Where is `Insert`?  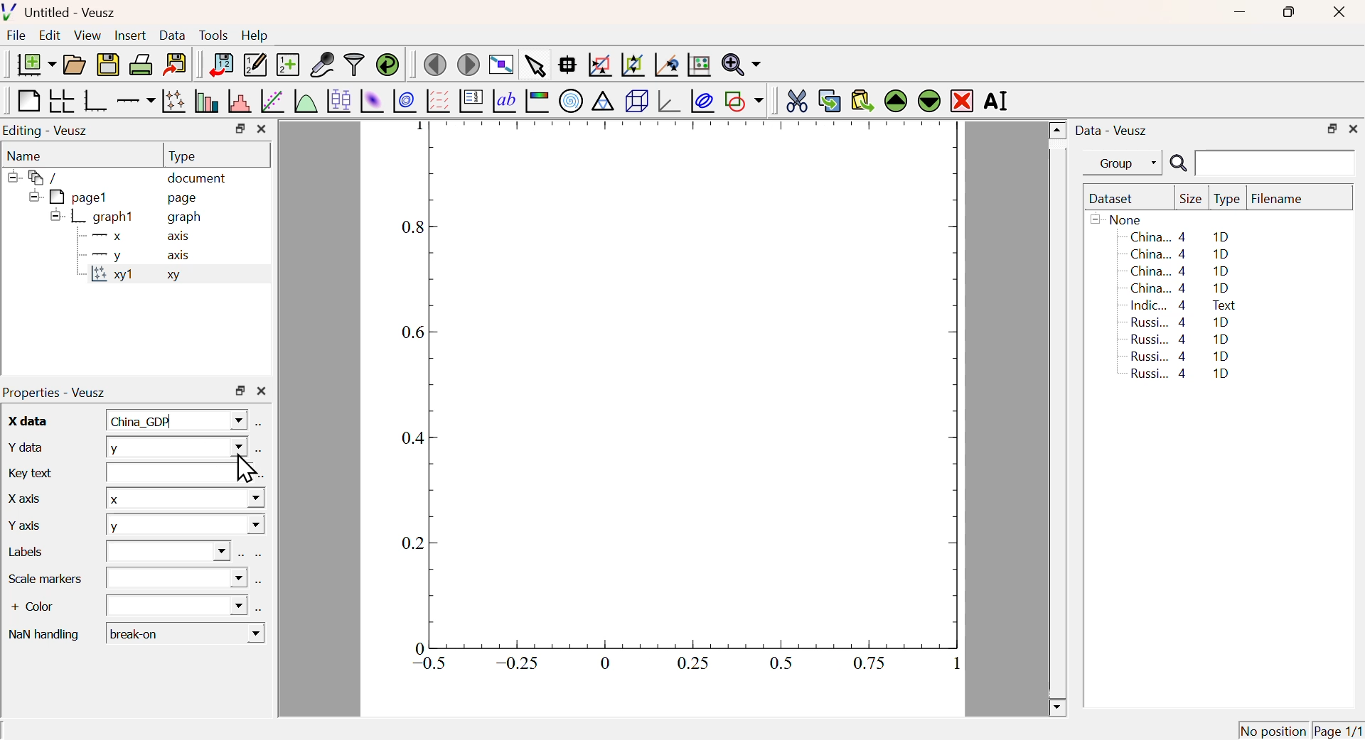 Insert is located at coordinates (129, 36).